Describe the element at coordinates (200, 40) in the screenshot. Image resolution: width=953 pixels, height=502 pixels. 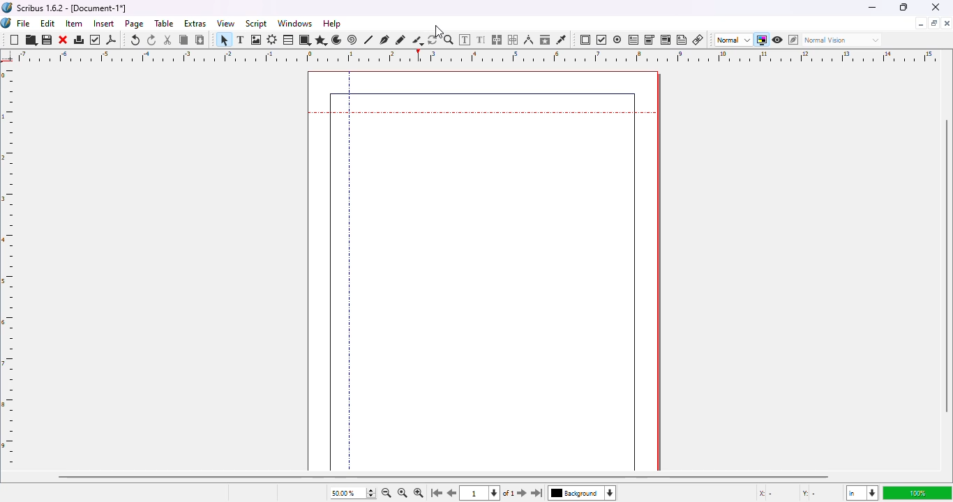
I see `paste` at that location.